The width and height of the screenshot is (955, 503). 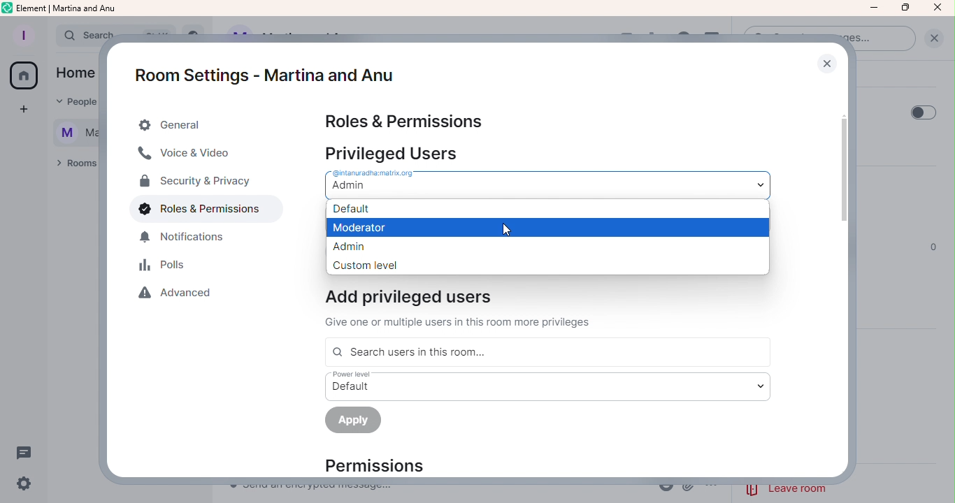 What do you see at coordinates (468, 308) in the screenshot?
I see `Add privileged users` at bounding box center [468, 308].